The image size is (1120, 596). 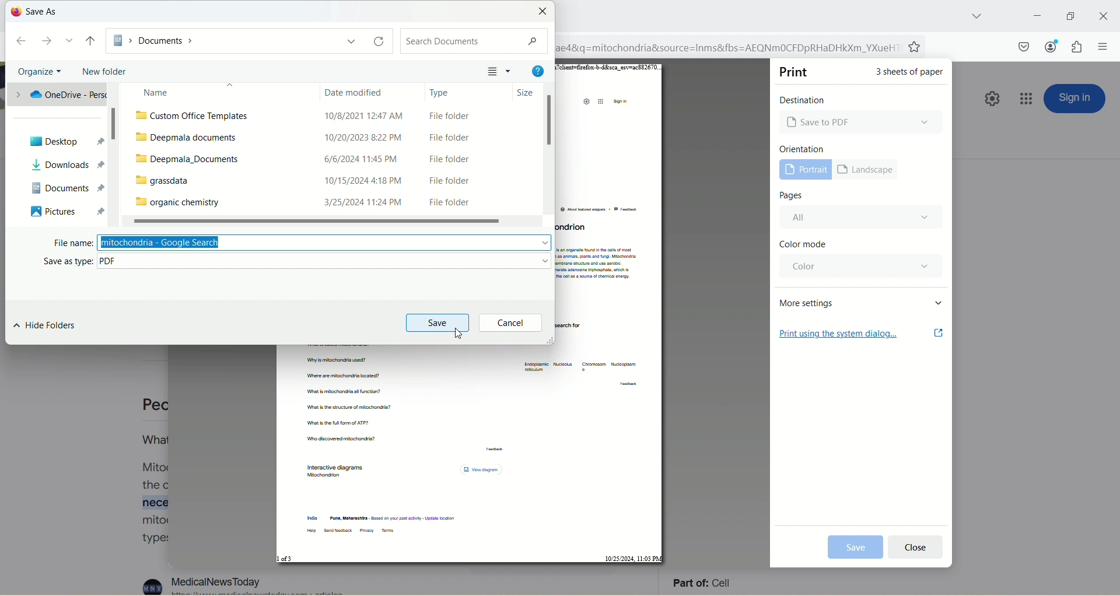 I want to click on extension, so click(x=1079, y=47).